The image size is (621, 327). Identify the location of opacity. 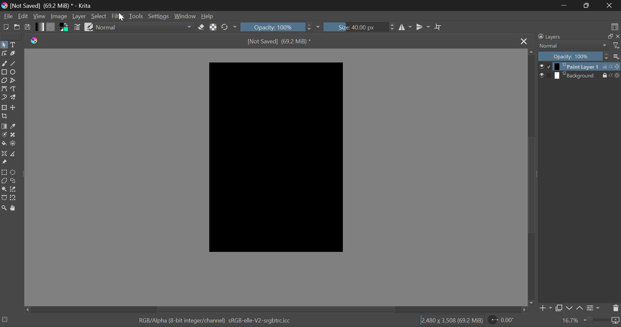
(616, 75).